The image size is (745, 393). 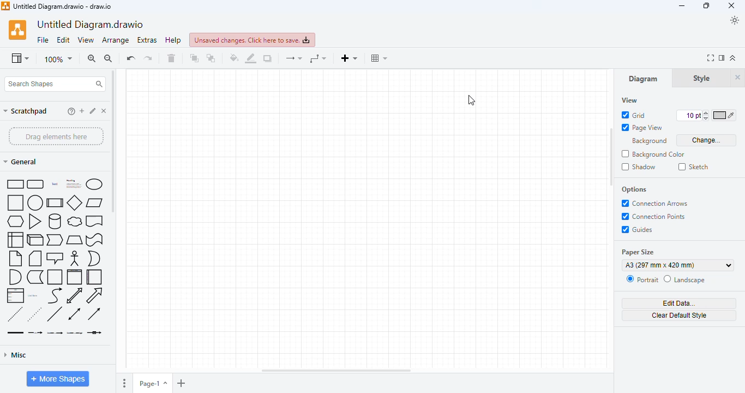 What do you see at coordinates (55, 258) in the screenshot?
I see `callout` at bounding box center [55, 258].